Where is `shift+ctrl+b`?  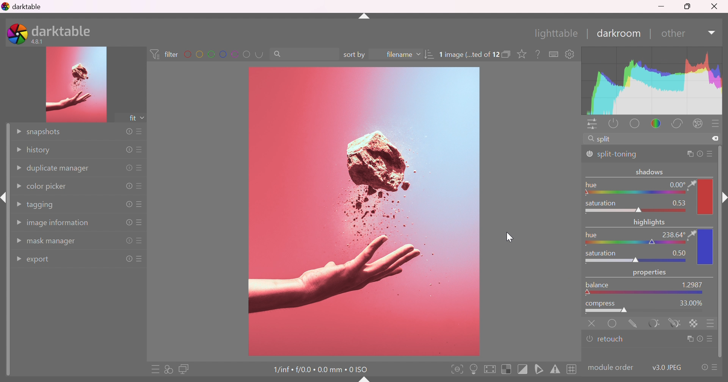 shift+ctrl+b is located at coordinates (364, 379).